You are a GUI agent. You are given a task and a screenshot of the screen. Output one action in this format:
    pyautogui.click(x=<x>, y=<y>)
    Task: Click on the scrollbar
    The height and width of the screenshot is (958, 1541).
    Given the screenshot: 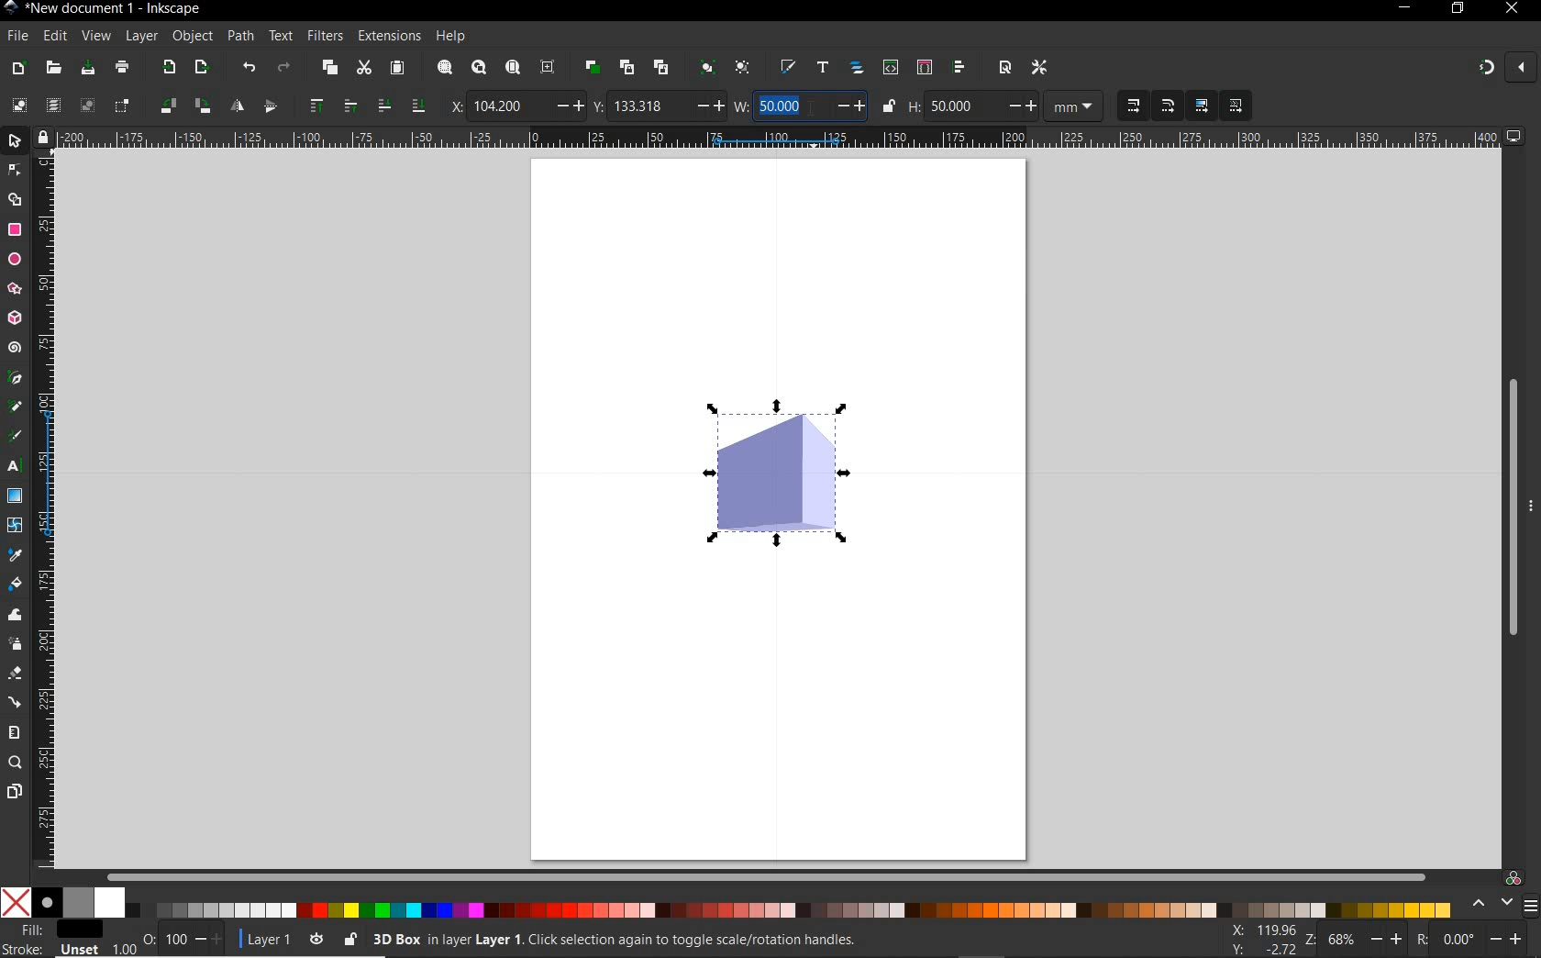 What is the action you would take?
    pyautogui.click(x=1509, y=506)
    